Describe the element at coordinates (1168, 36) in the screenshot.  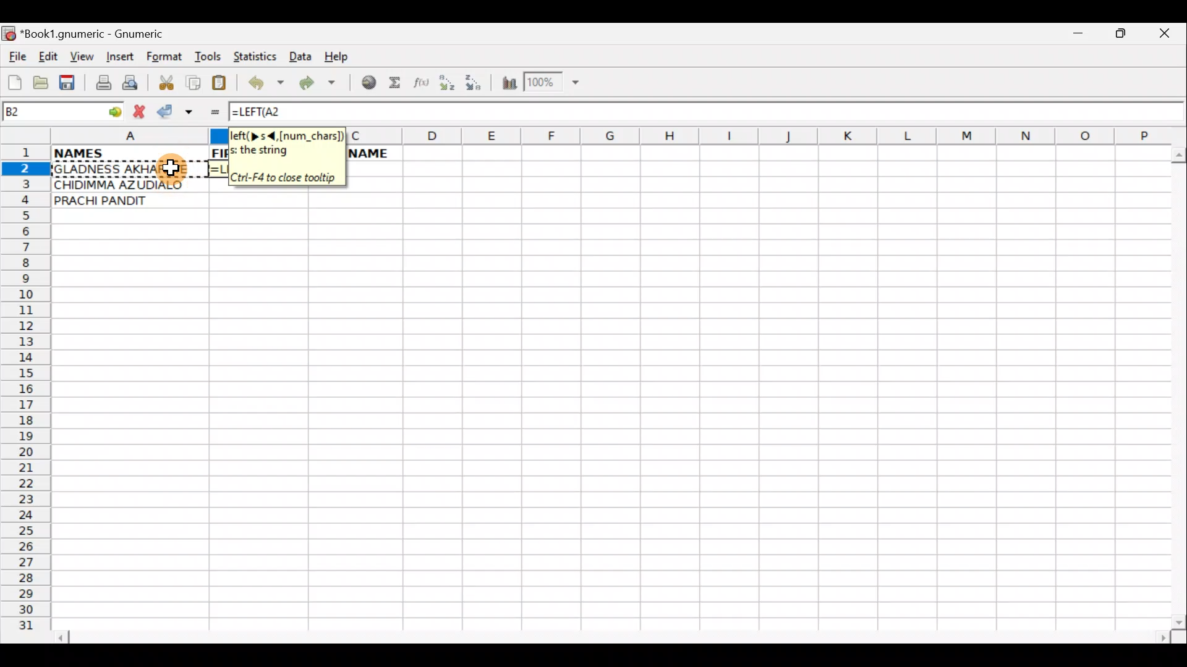
I see `Close` at that location.